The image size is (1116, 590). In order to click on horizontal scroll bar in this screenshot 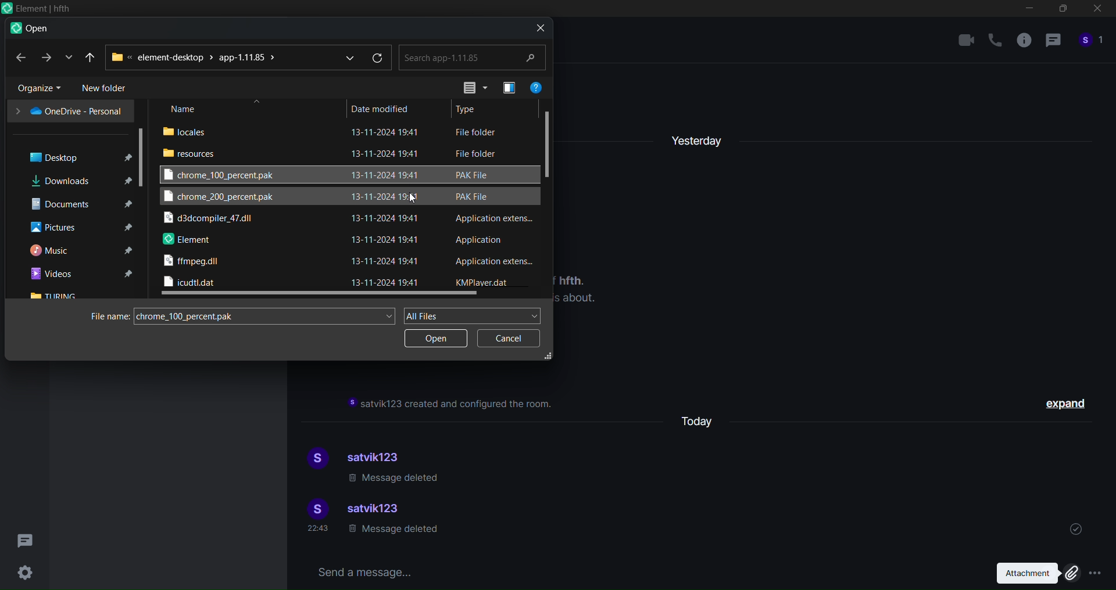, I will do `click(320, 295)`.